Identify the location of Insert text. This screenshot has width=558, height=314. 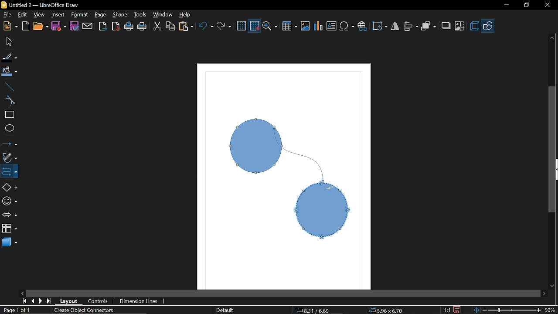
(332, 27).